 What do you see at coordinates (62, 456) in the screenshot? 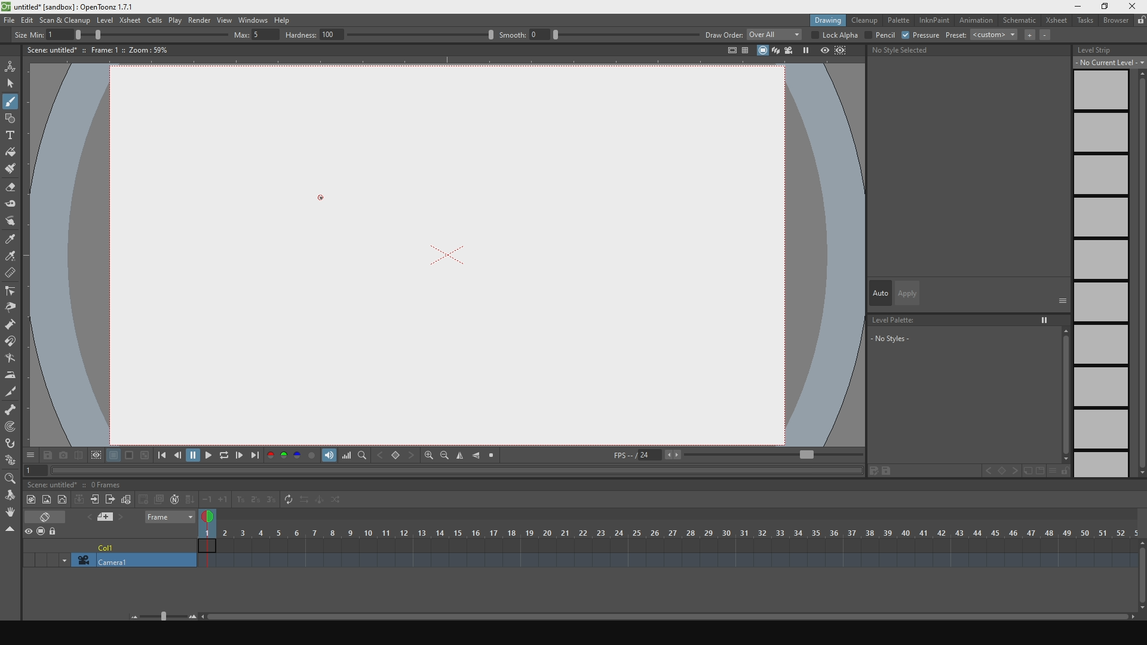
I see `capture` at bounding box center [62, 456].